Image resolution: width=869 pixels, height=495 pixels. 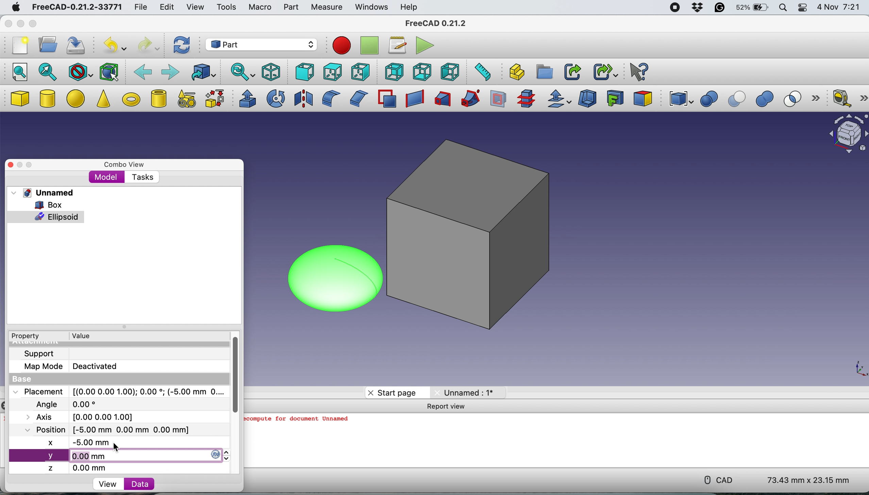 What do you see at coordinates (499, 101) in the screenshot?
I see `section` at bounding box center [499, 101].